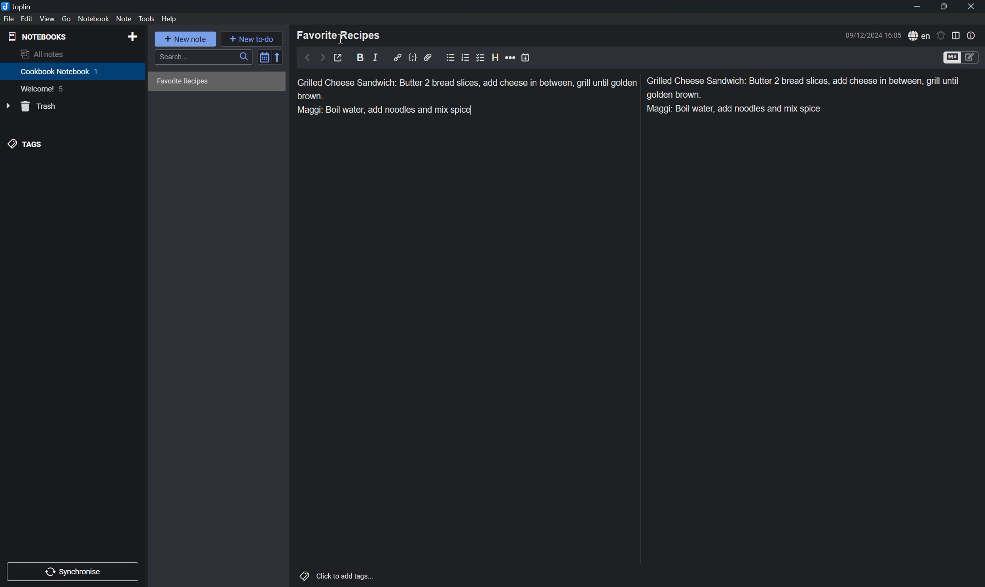 The width and height of the screenshot is (985, 587). What do you see at coordinates (465, 57) in the screenshot?
I see `Numbered list` at bounding box center [465, 57].